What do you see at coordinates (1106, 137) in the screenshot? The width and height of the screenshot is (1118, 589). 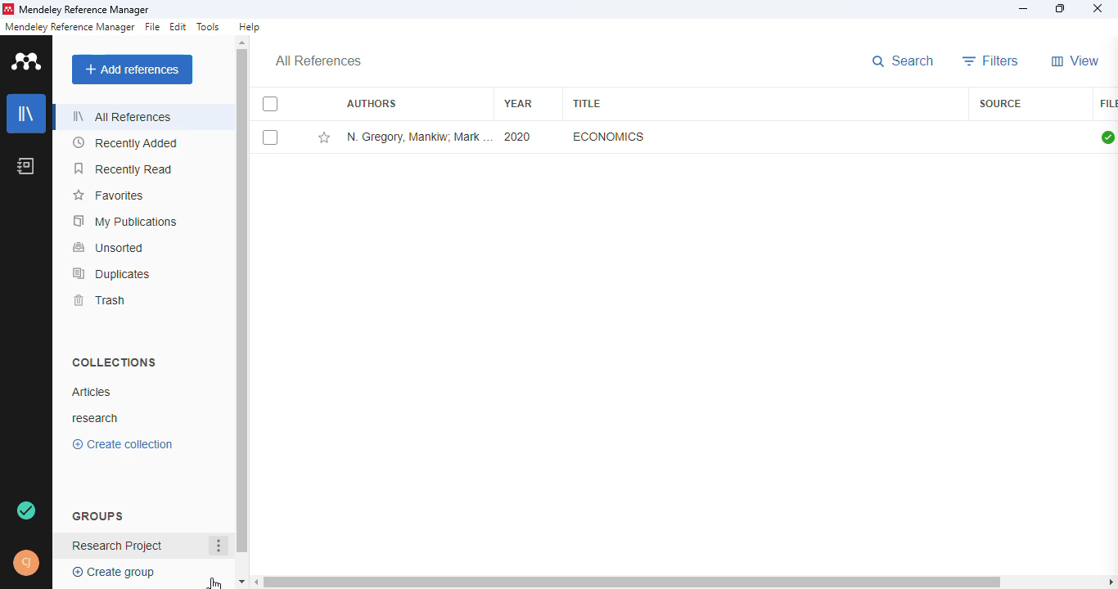 I see `all files downloaded` at bounding box center [1106, 137].